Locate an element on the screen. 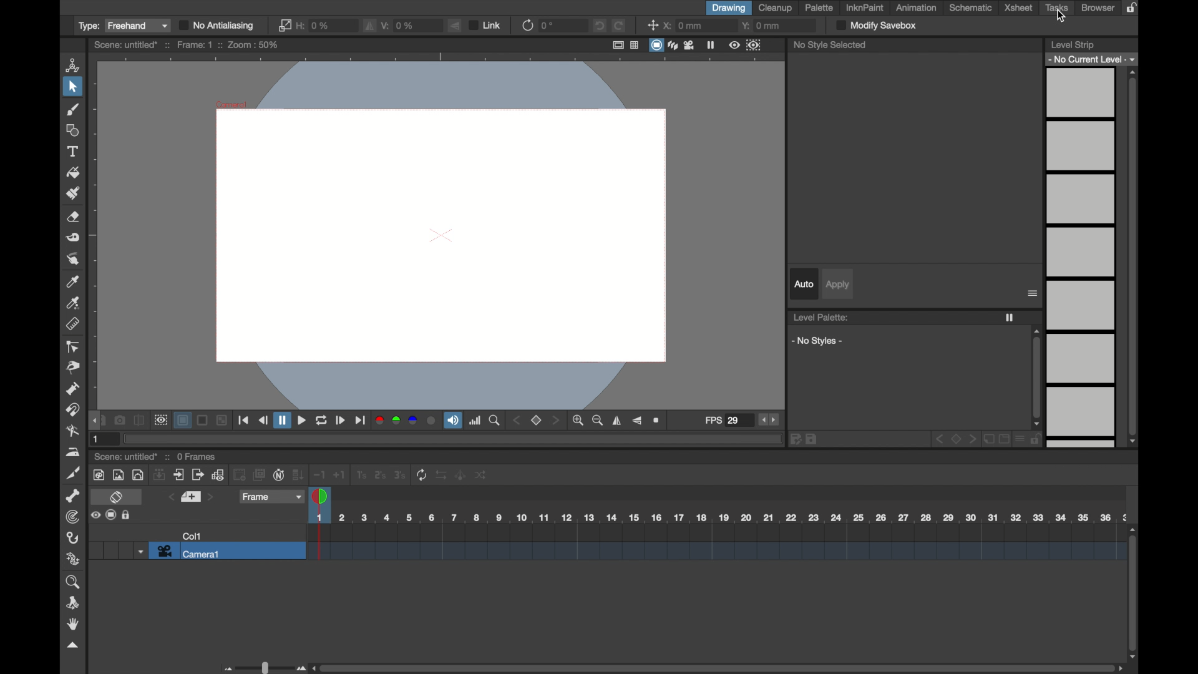 This screenshot has height=674, width=1198. paint brush tool is located at coordinates (74, 193).